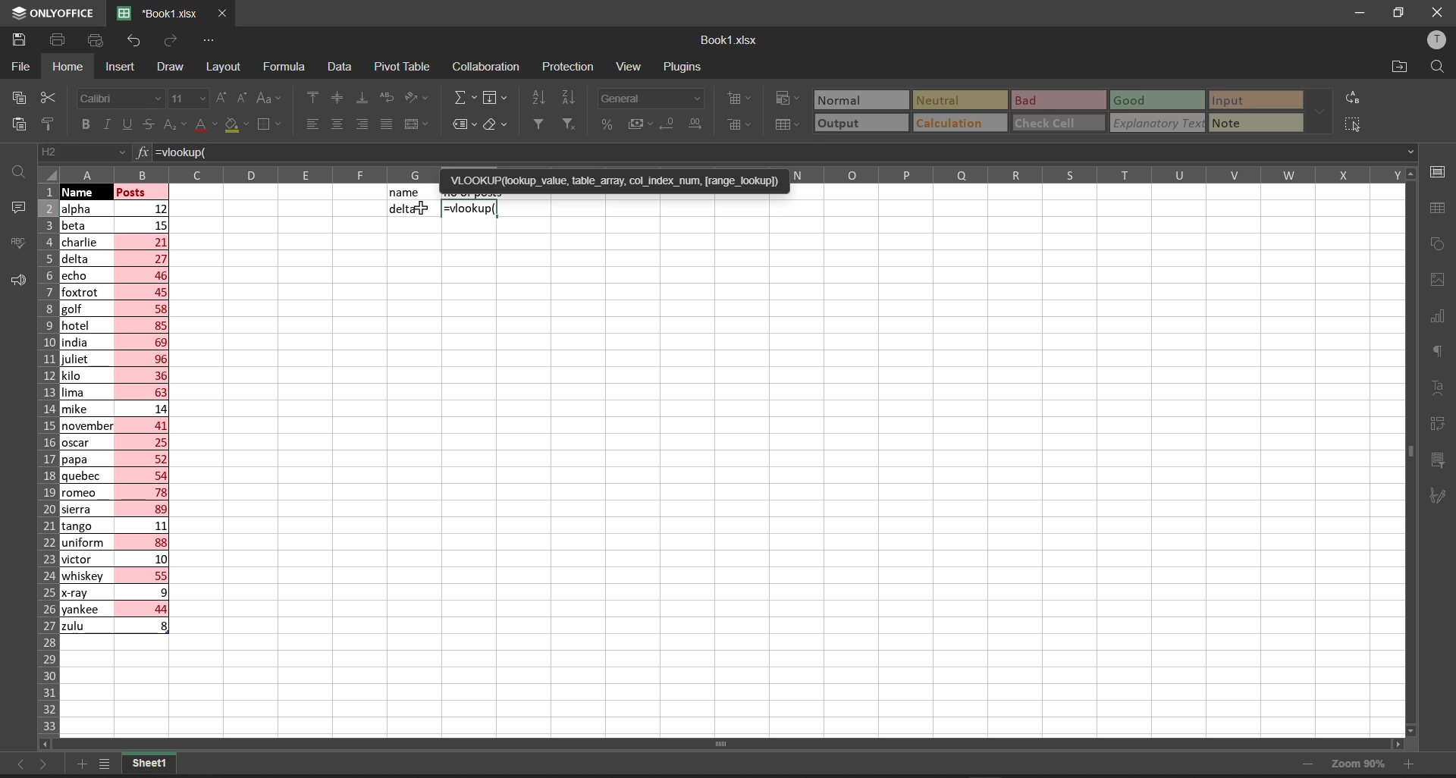  Describe the element at coordinates (1393, 742) in the screenshot. I see `scroll right` at that location.